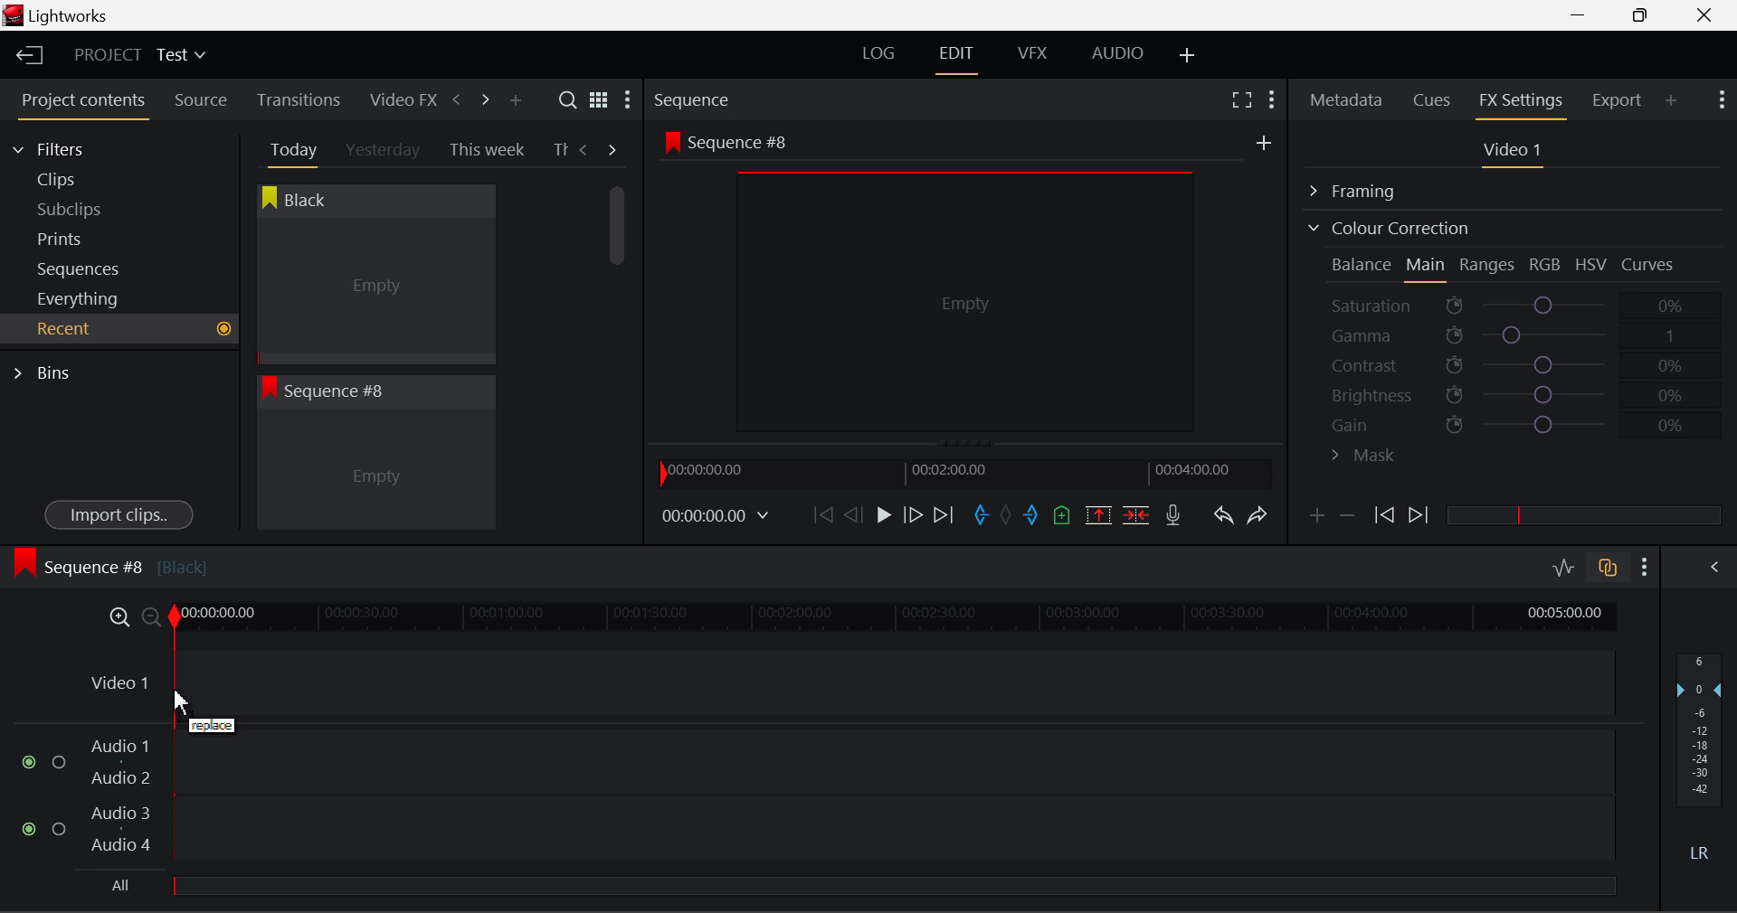  Describe the element at coordinates (878, 52) in the screenshot. I see `LOG Layout` at that location.